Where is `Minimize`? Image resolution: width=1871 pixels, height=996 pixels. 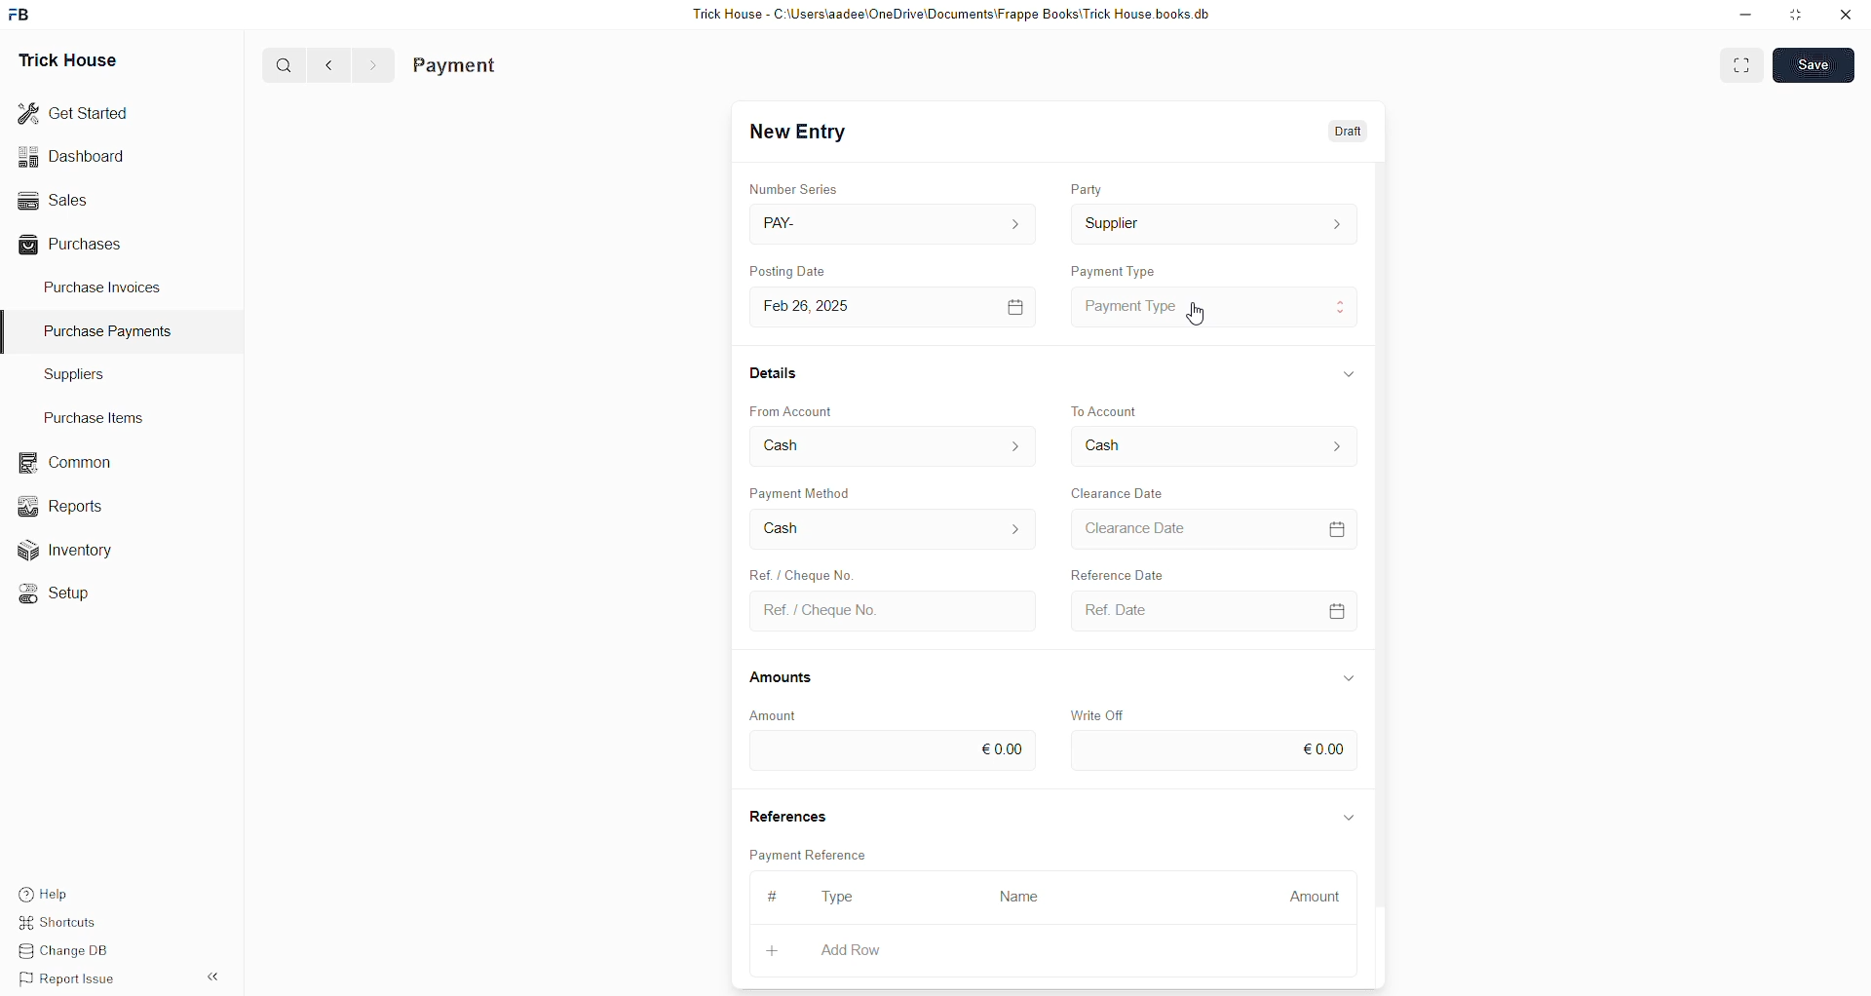 Minimize is located at coordinates (1745, 16).